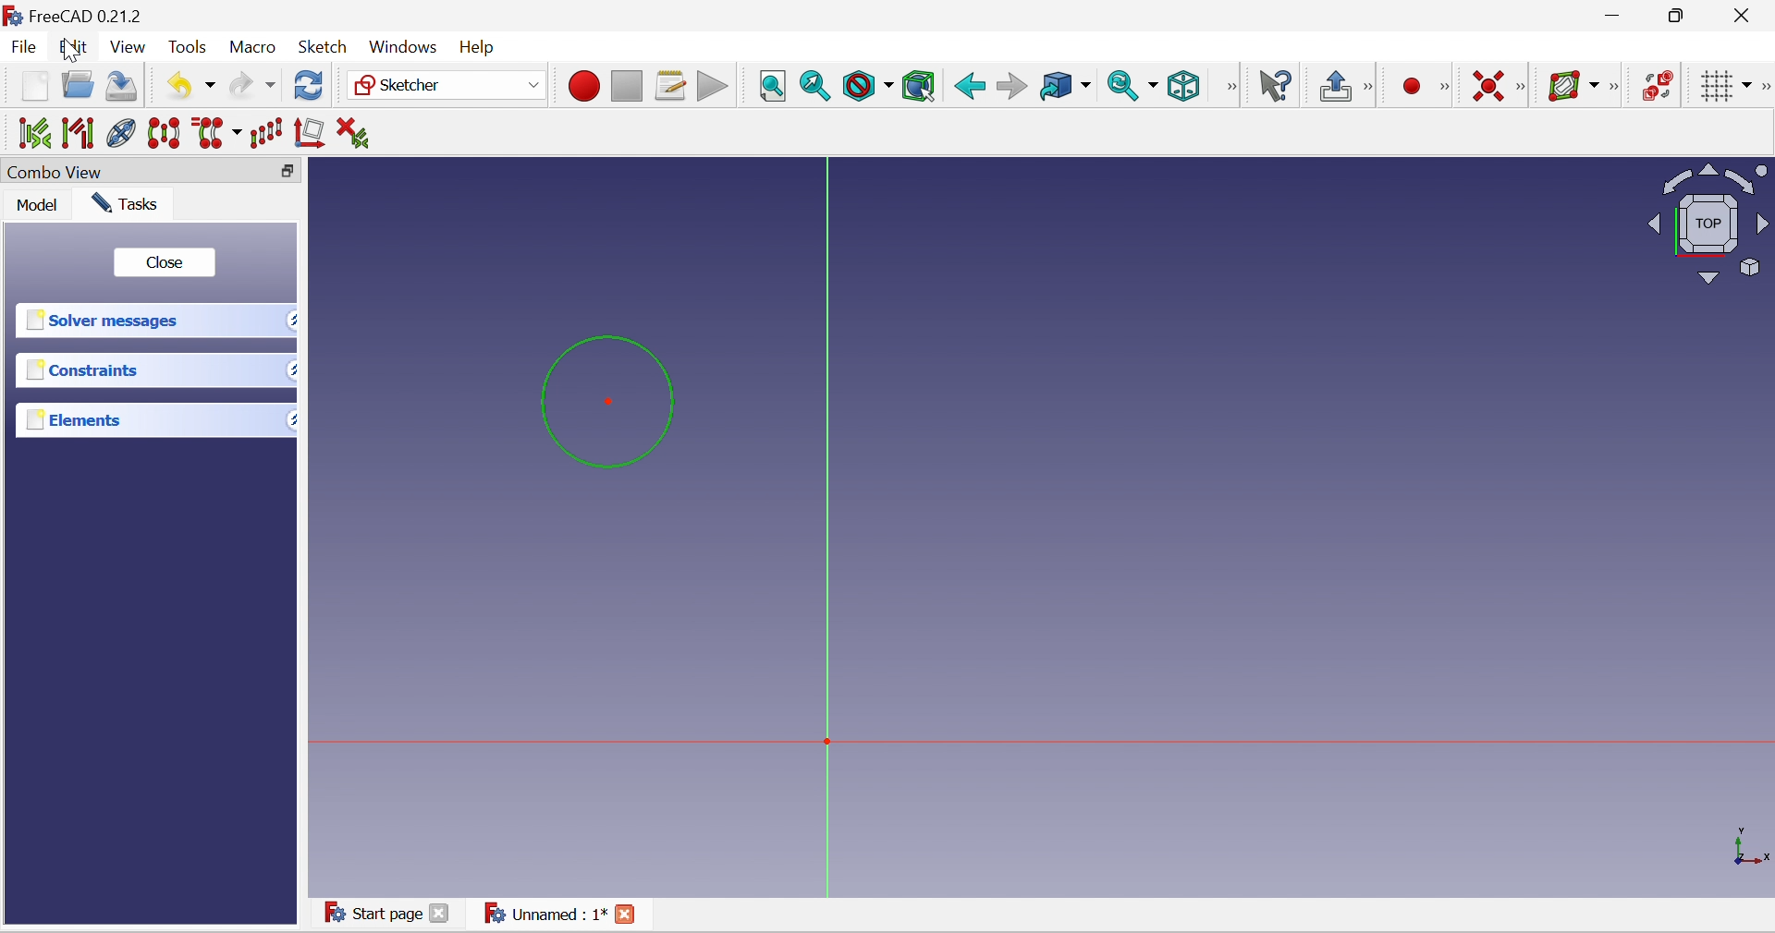 This screenshot has width=1775, height=933. What do you see at coordinates (165, 133) in the screenshot?
I see `Symmetry` at bounding box center [165, 133].